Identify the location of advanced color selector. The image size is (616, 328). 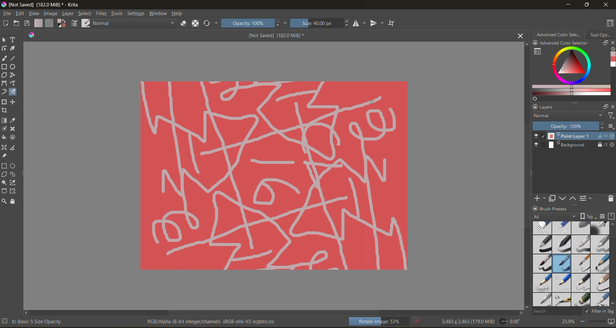
(560, 39).